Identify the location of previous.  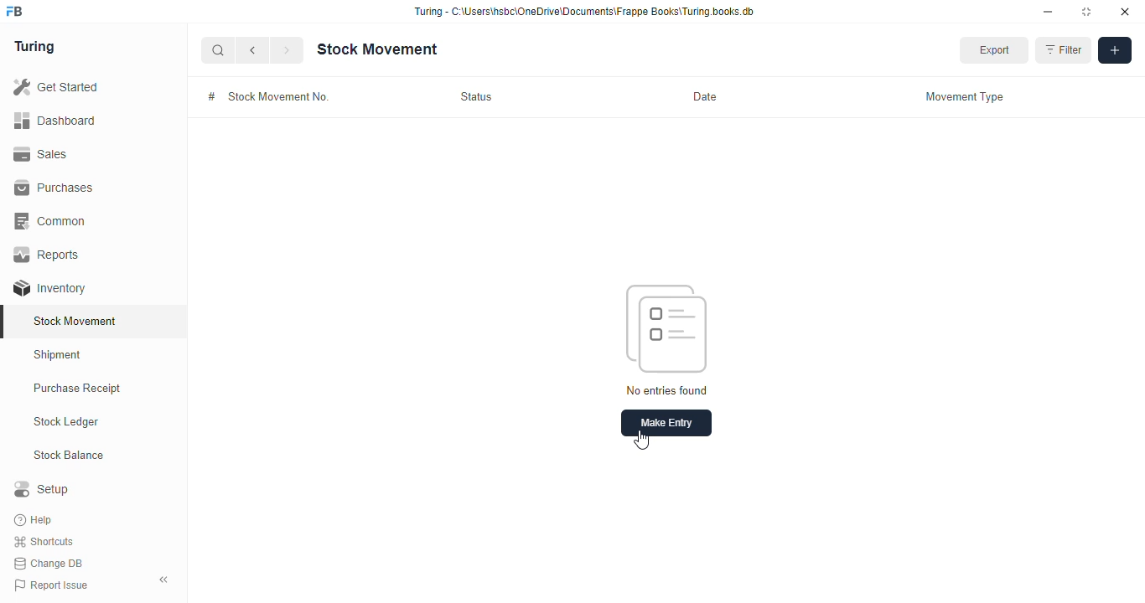
(253, 50).